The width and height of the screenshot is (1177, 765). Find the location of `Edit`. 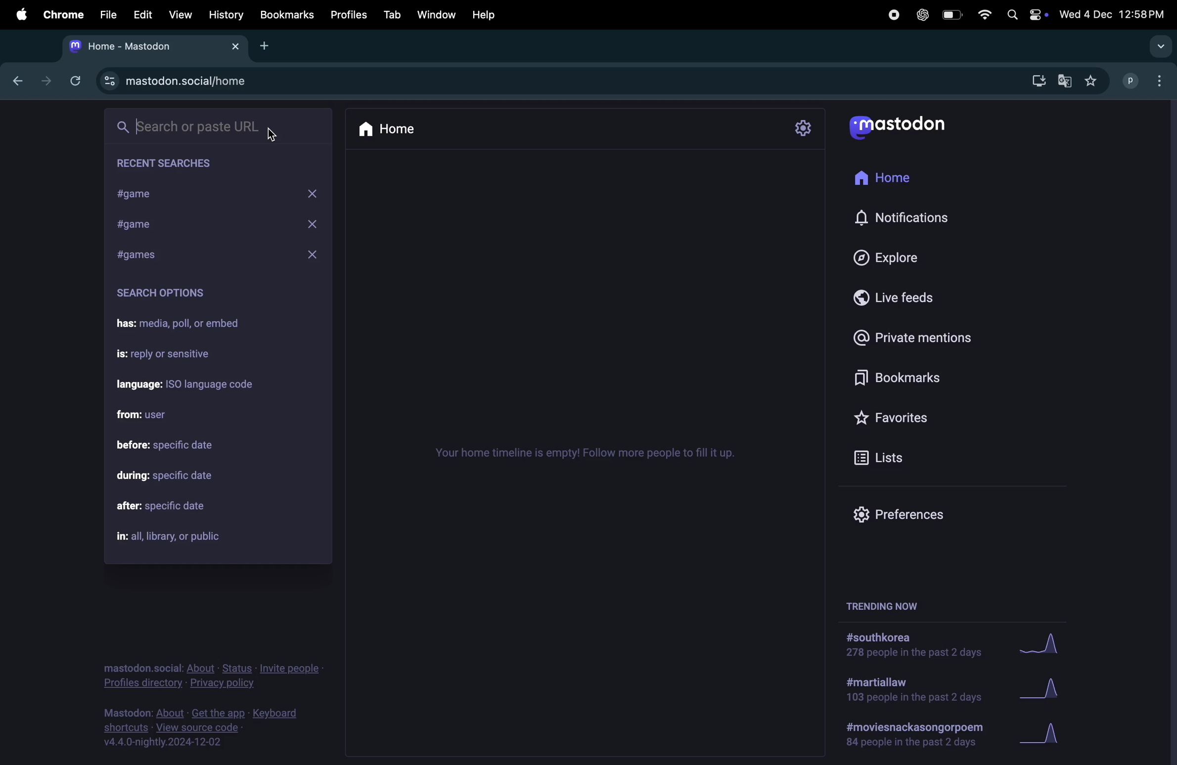

Edit is located at coordinates (144, 12).